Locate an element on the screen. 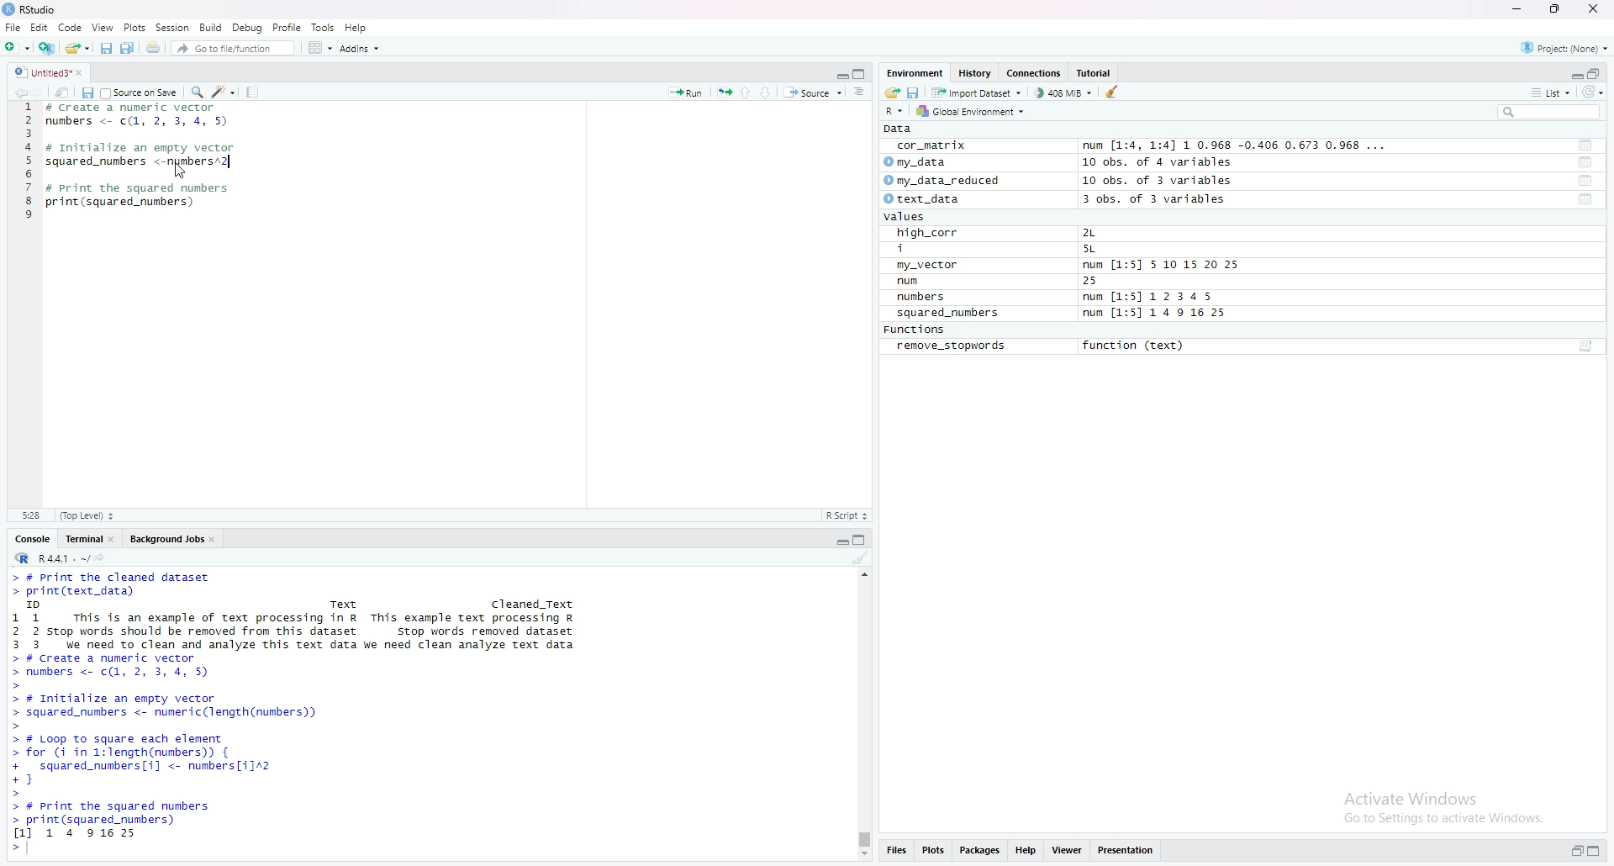 The height and width of the screenshot is (866, 1614). Presentation is located at coordinates (1126, 851).